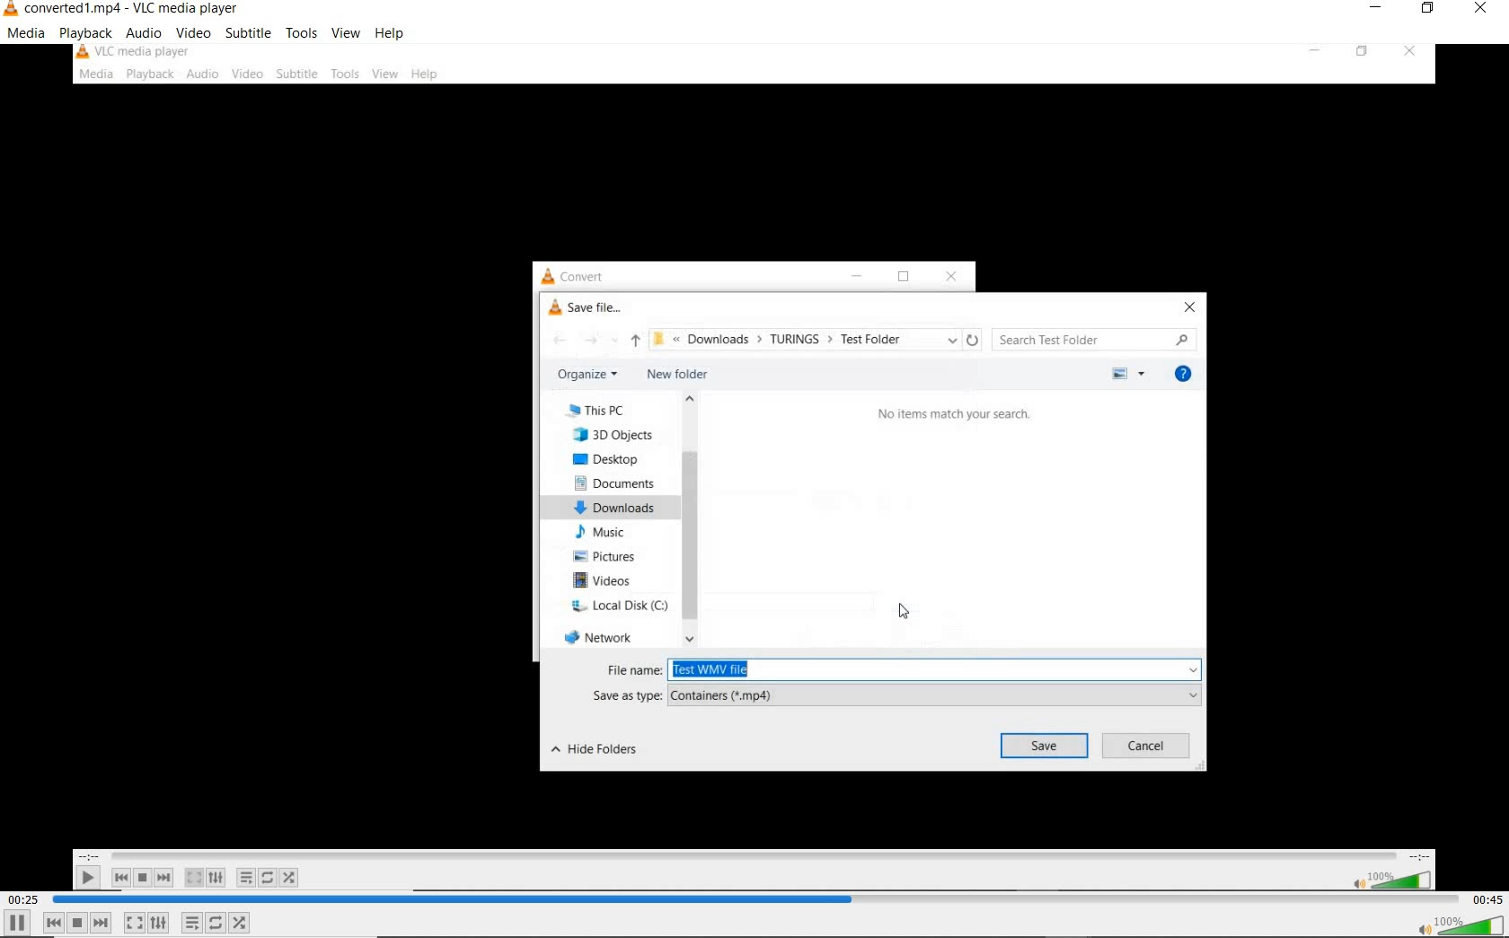 This screenshot has height=938, width=1509. What do you see at coordinates (77, 922) in the screenshot?
I see `stop` at bounding box center [77, 922].